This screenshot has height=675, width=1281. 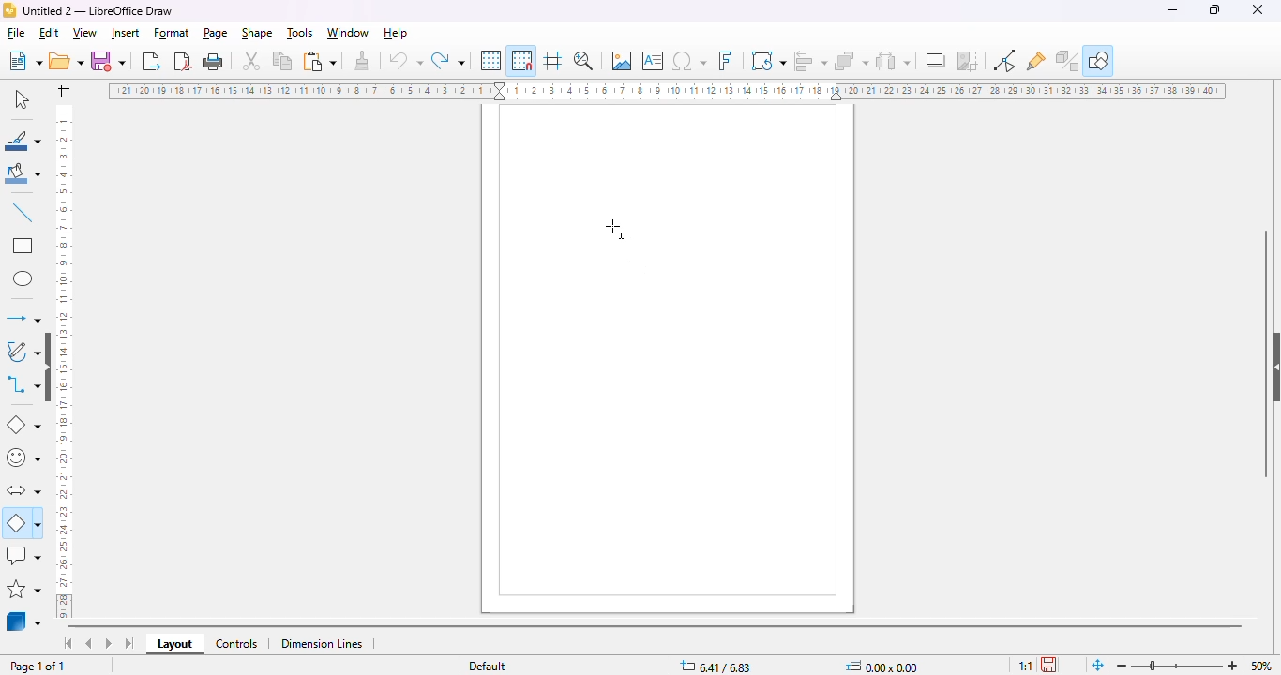 I want to click on dimension lines, so click(x=322, y=644).